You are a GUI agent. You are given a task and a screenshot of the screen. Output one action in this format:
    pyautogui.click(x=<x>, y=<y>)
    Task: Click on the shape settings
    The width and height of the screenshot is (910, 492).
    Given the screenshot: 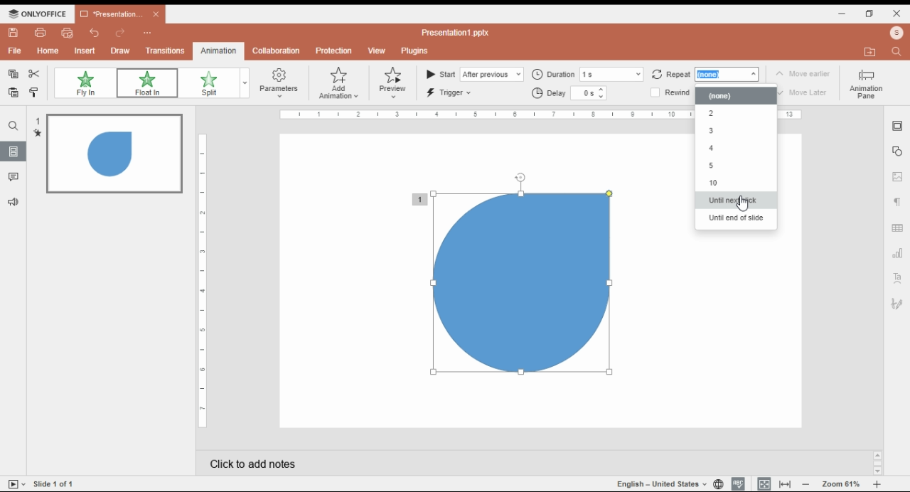 What is the action you would take?
    pyautogui.click(x=896, y=153)
    